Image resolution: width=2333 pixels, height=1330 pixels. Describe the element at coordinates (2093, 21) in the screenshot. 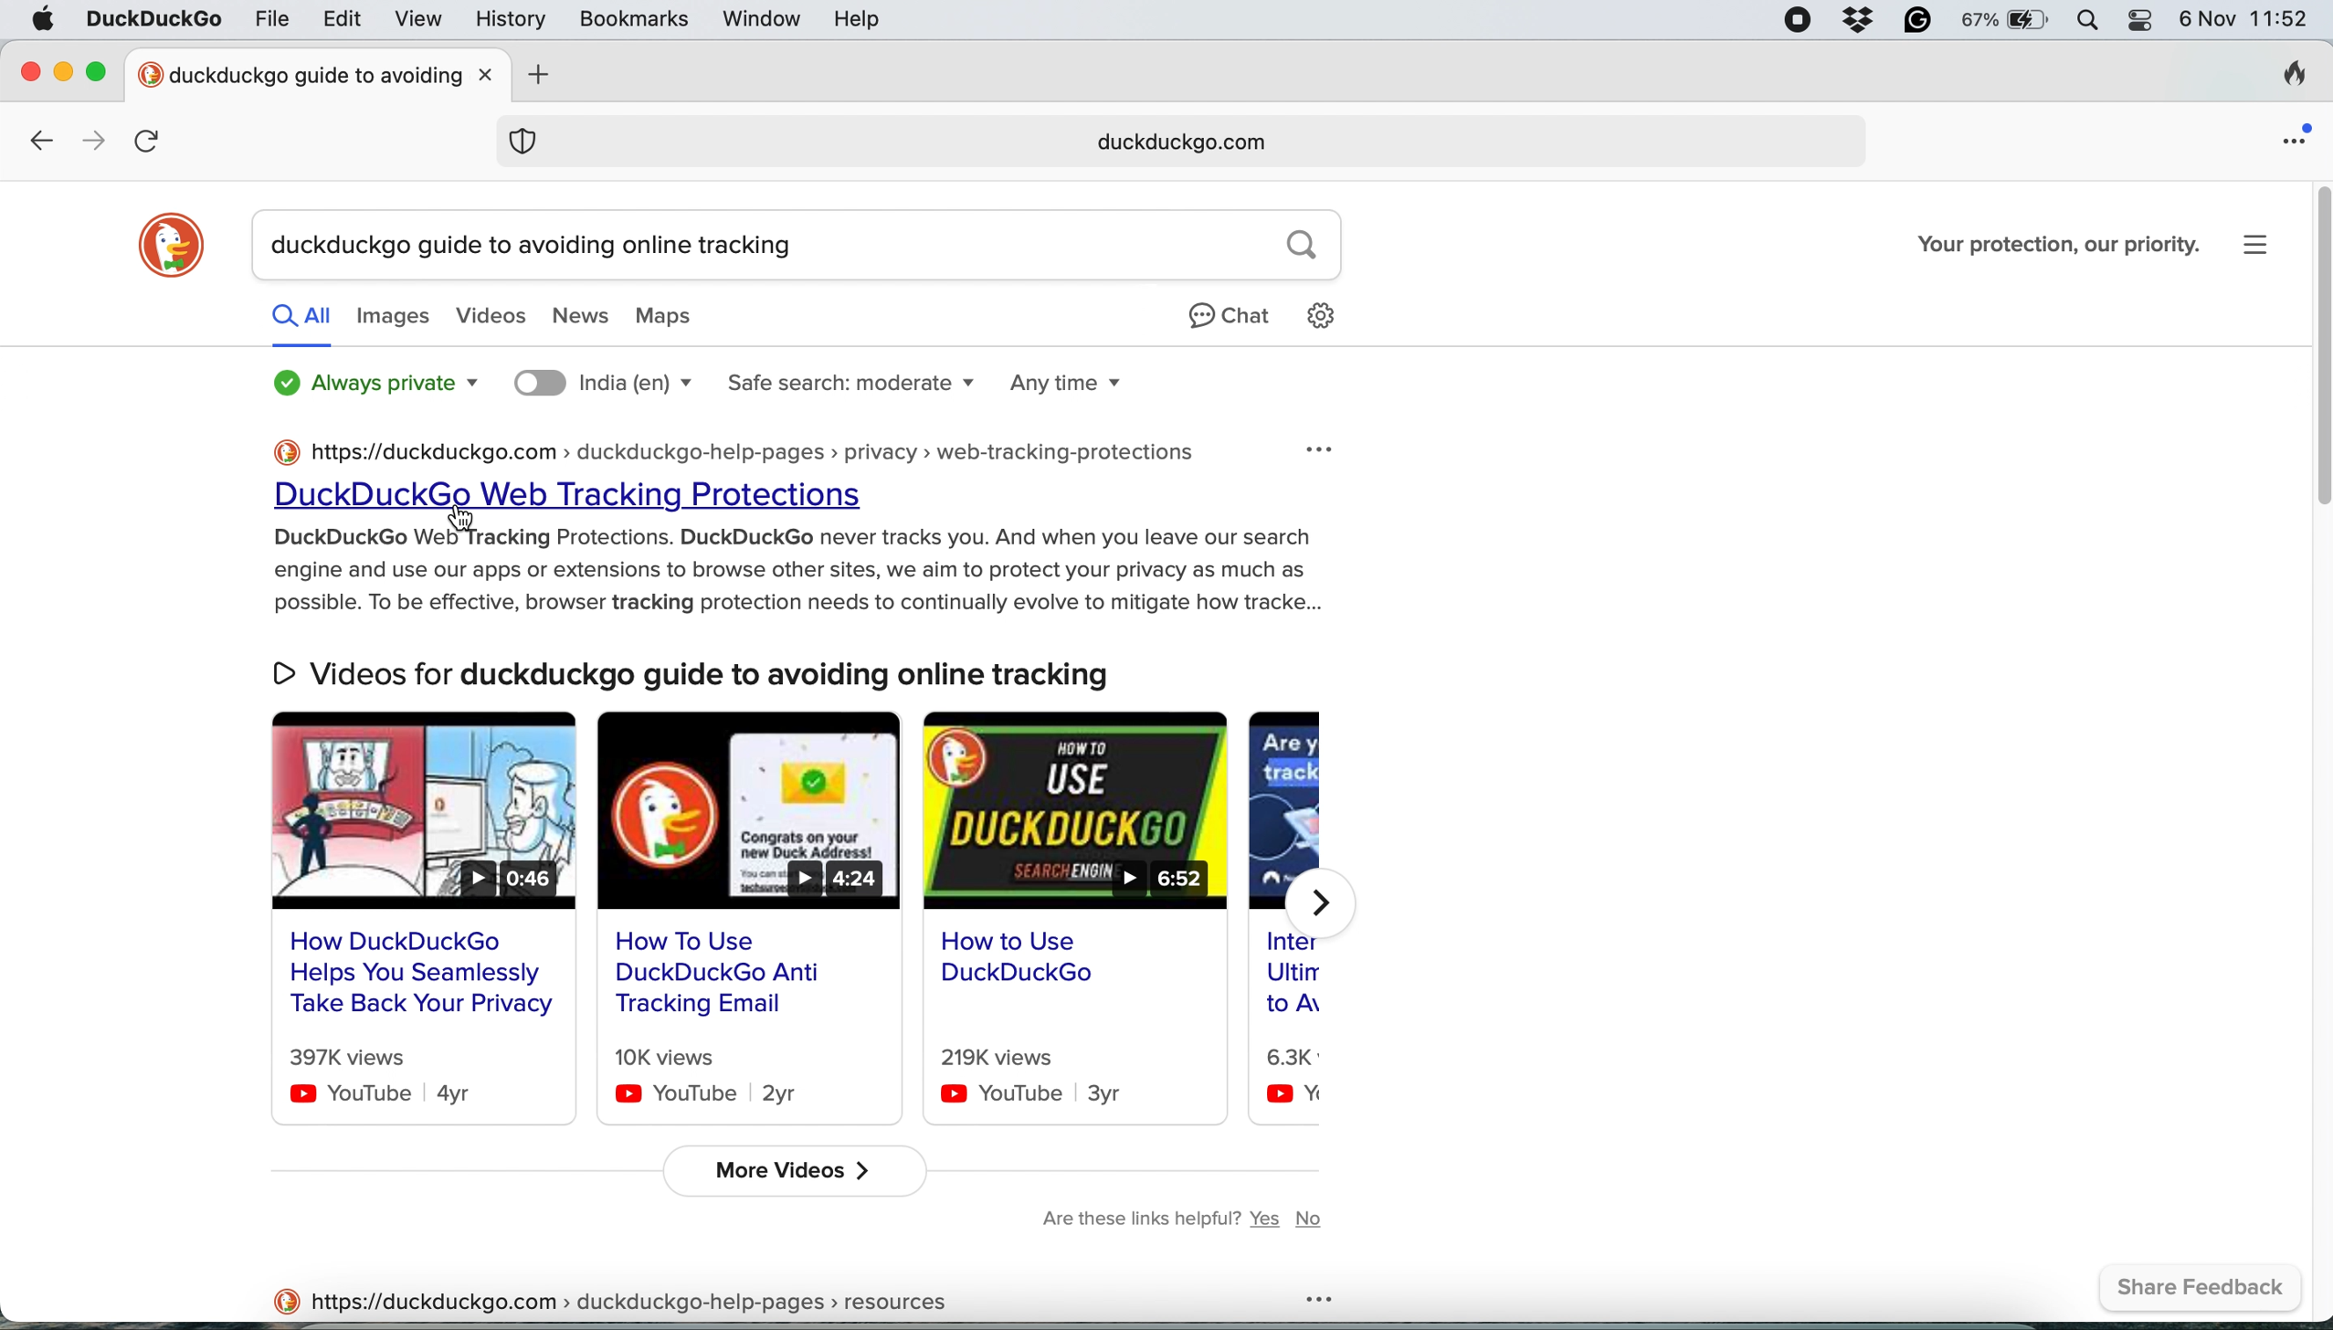

I see `spotlight search` at that location.